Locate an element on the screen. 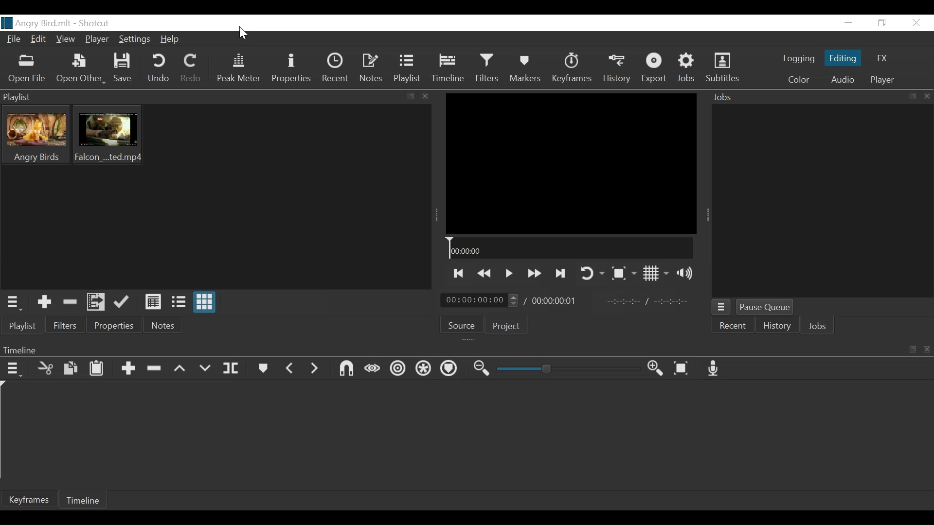 This screenshot has height=525, width=934. Add files to the playlist is located at coordinates (97, 303).